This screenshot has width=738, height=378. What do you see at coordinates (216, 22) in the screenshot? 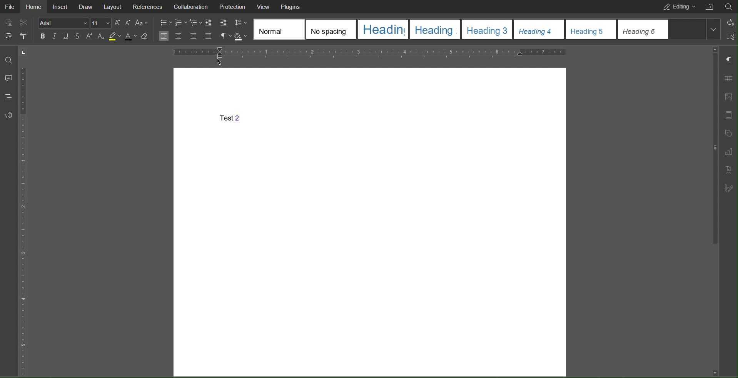
I see `Indents` at bounding box center [216, 22].